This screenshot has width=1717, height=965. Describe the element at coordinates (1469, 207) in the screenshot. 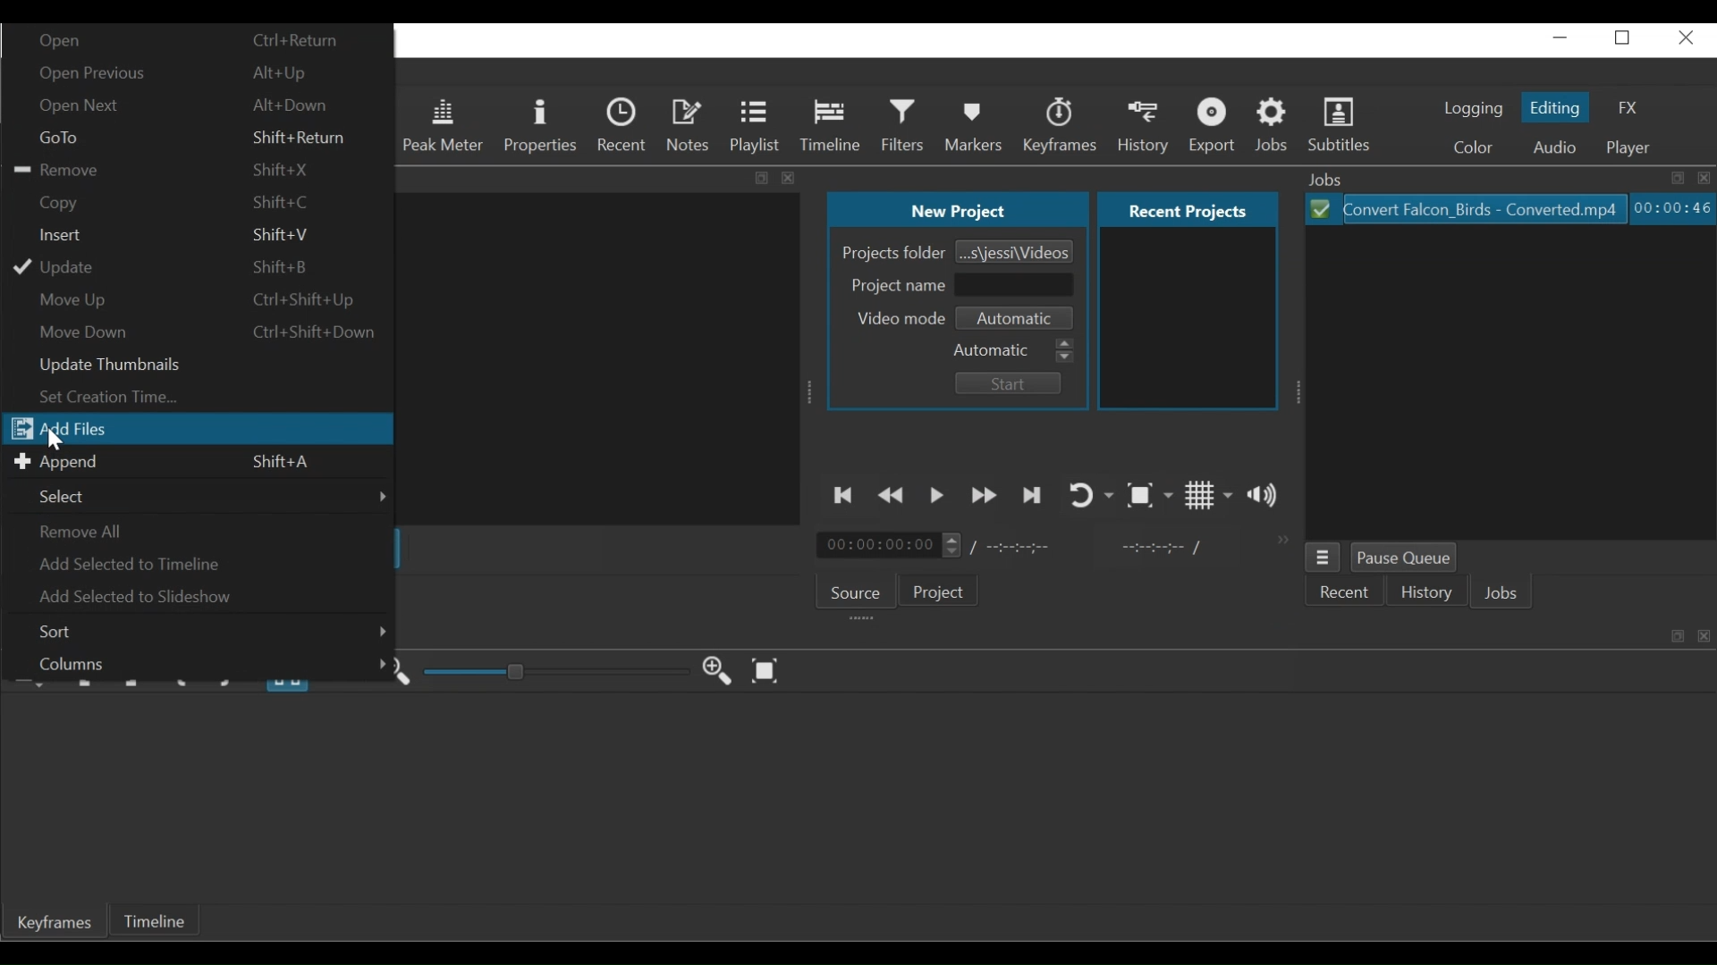

I see `File` at that location.